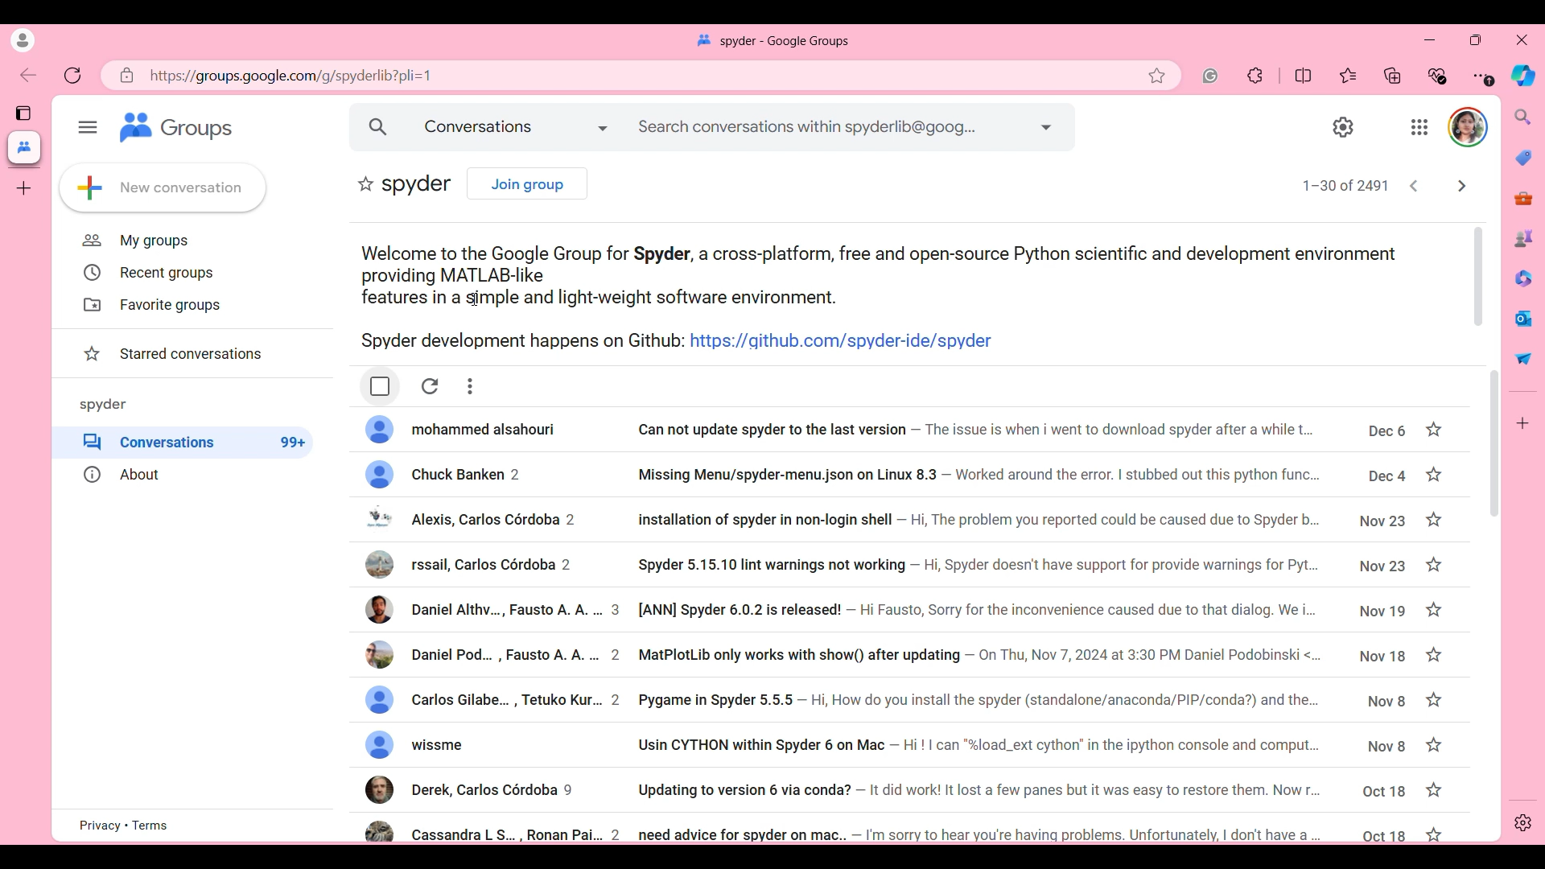 The height and width of the screenshot is (869, 1545). Describe the element at coordinates (1429, 40) in the screenshot. I see `Minimize` at that location.